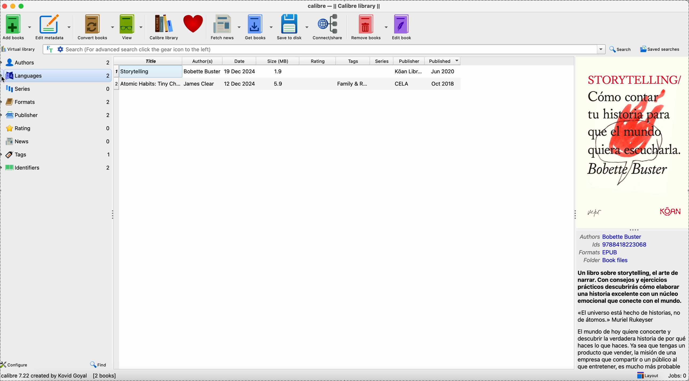 Image resolution: width=689 pixels, height=381 pixels. Describe the element at coordinates (99, 365) in the screenshot. I see `find` at that location.